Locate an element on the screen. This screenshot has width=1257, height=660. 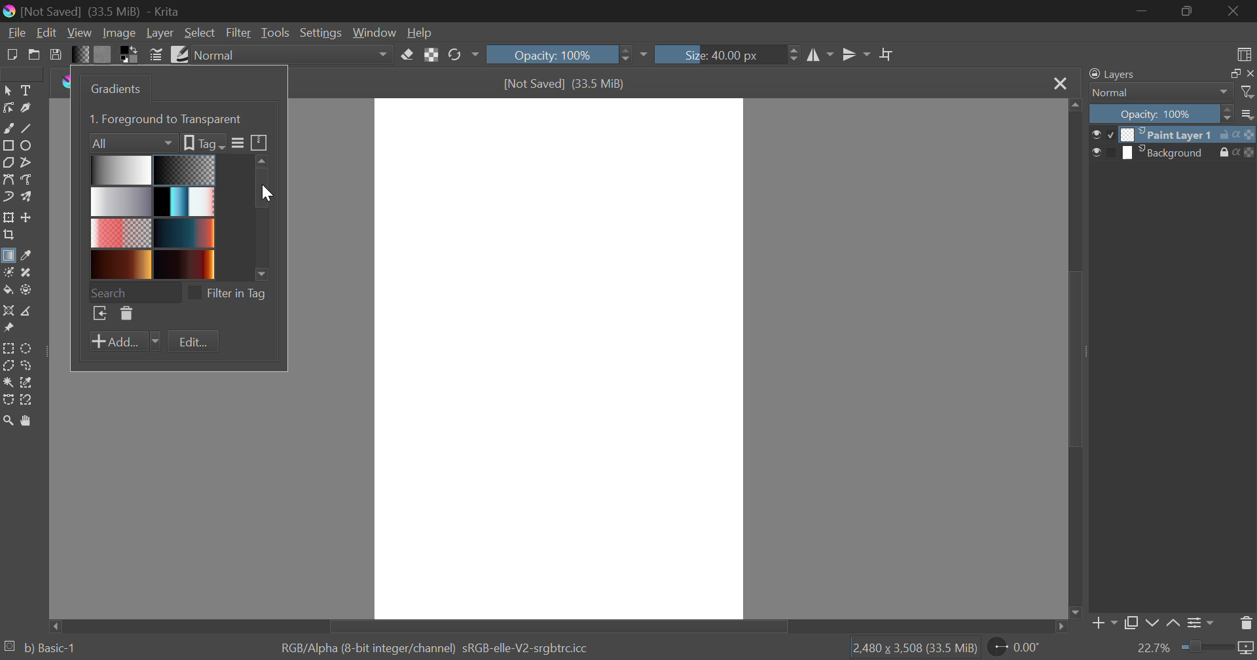
Open is located at coordinates (34, 54).